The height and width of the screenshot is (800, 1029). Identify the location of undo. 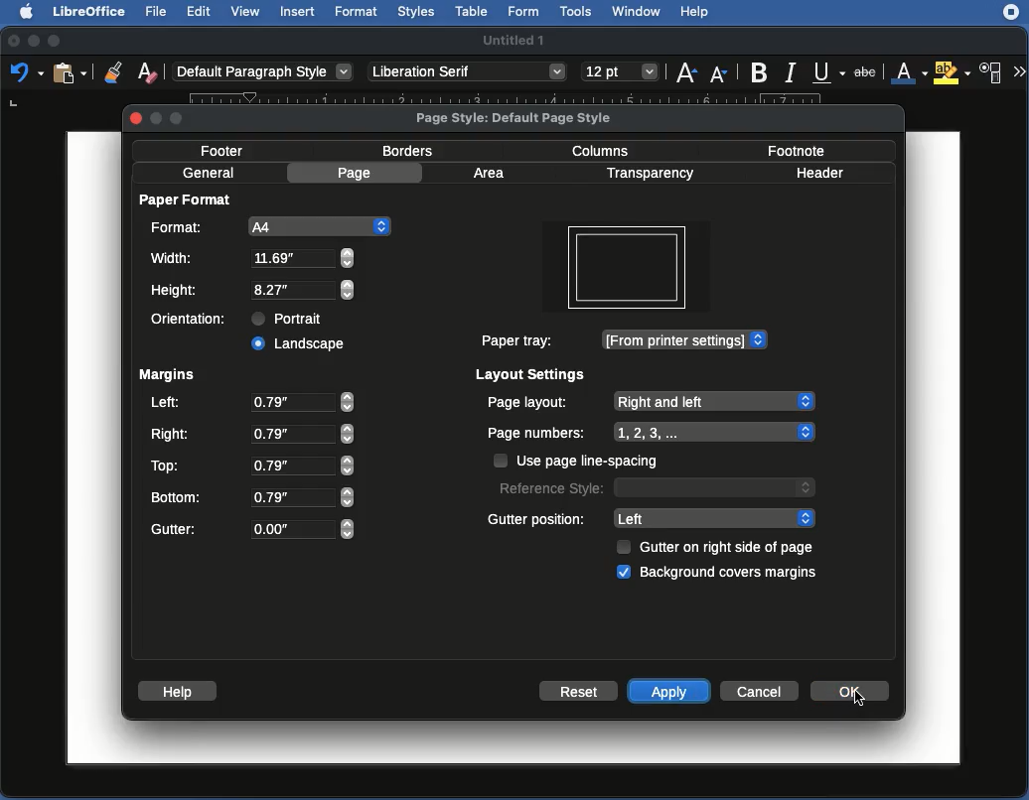
(23, 76).